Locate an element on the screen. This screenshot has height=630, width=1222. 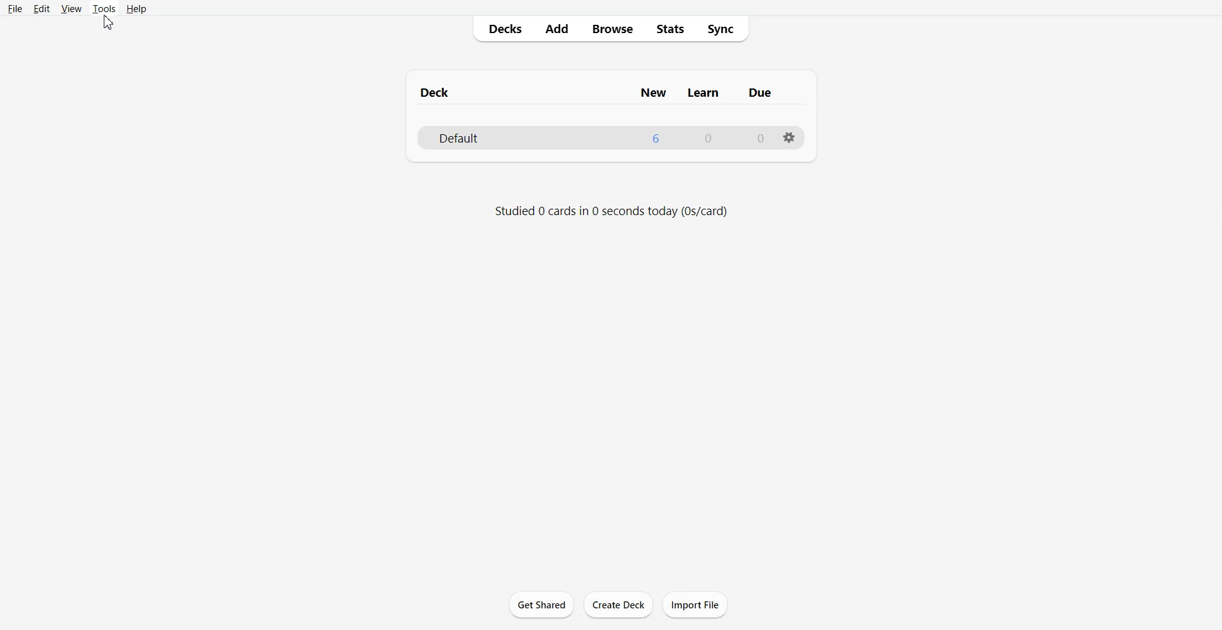
Text 2 is located at coordinates (611, 211).